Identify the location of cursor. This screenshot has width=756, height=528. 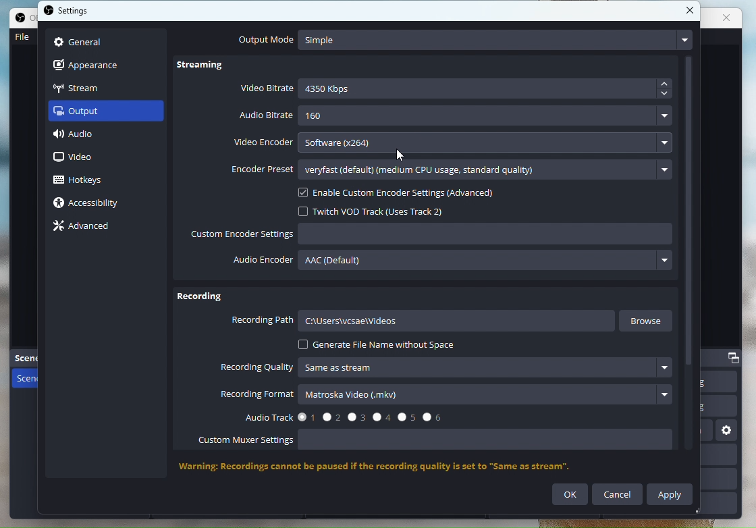
(400, 155).